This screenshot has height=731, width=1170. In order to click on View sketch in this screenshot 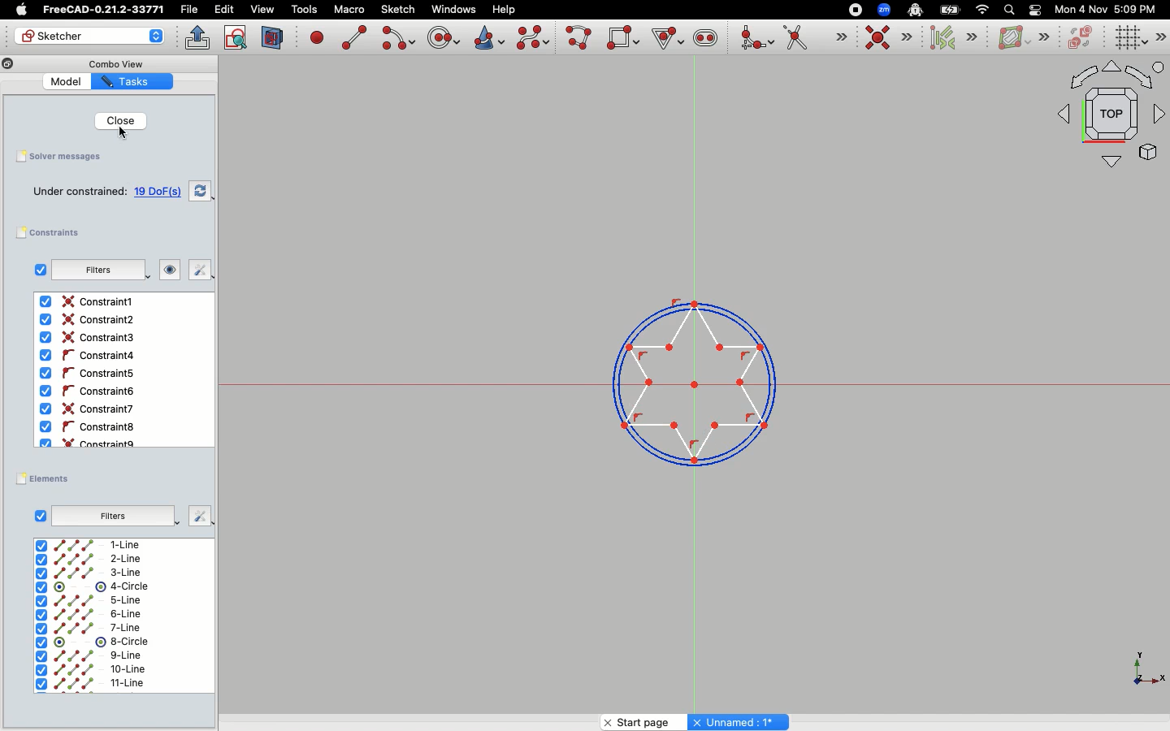, I will do `click(236, 38)`.